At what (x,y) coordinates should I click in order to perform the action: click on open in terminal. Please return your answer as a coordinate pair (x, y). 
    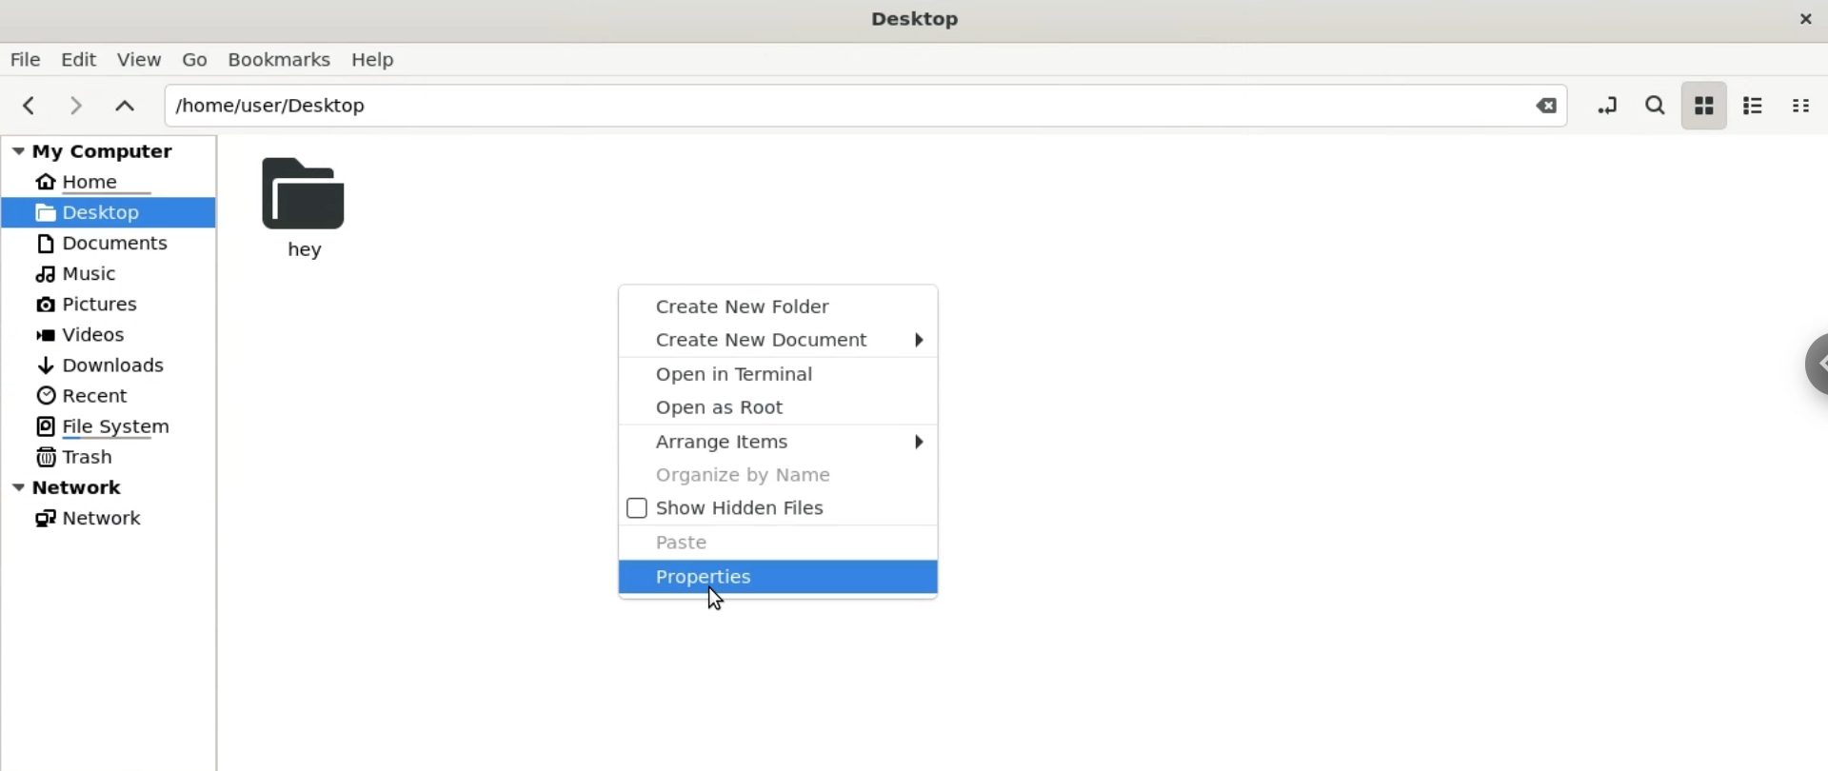
    Looking at the image, I should click on (780, 373).